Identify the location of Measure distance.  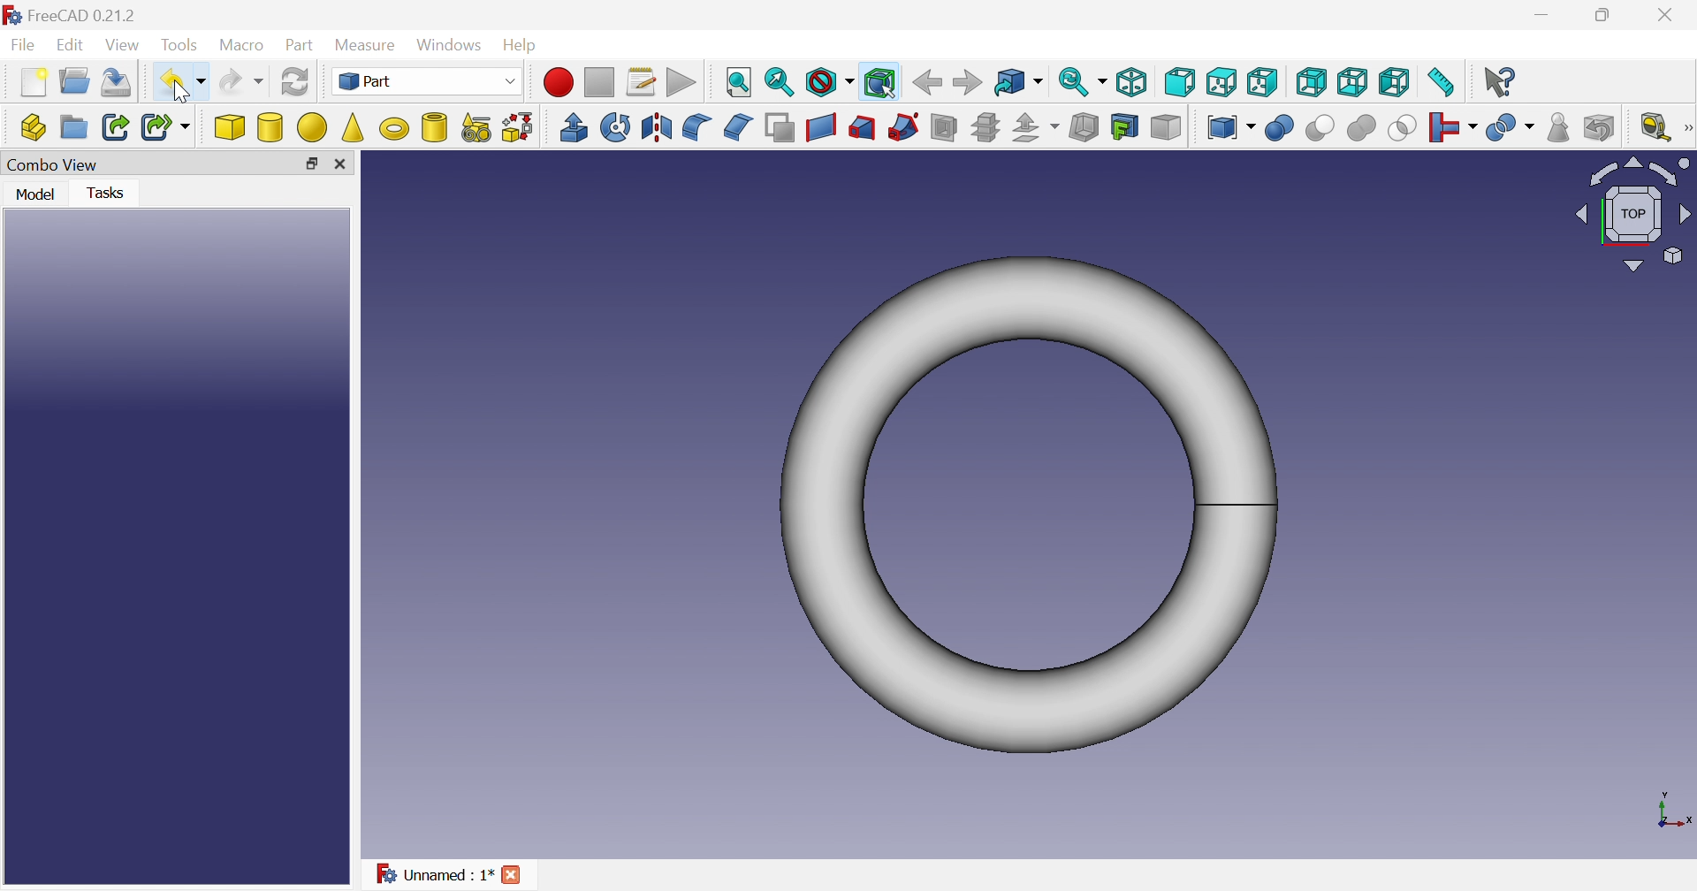
(1440, 82).